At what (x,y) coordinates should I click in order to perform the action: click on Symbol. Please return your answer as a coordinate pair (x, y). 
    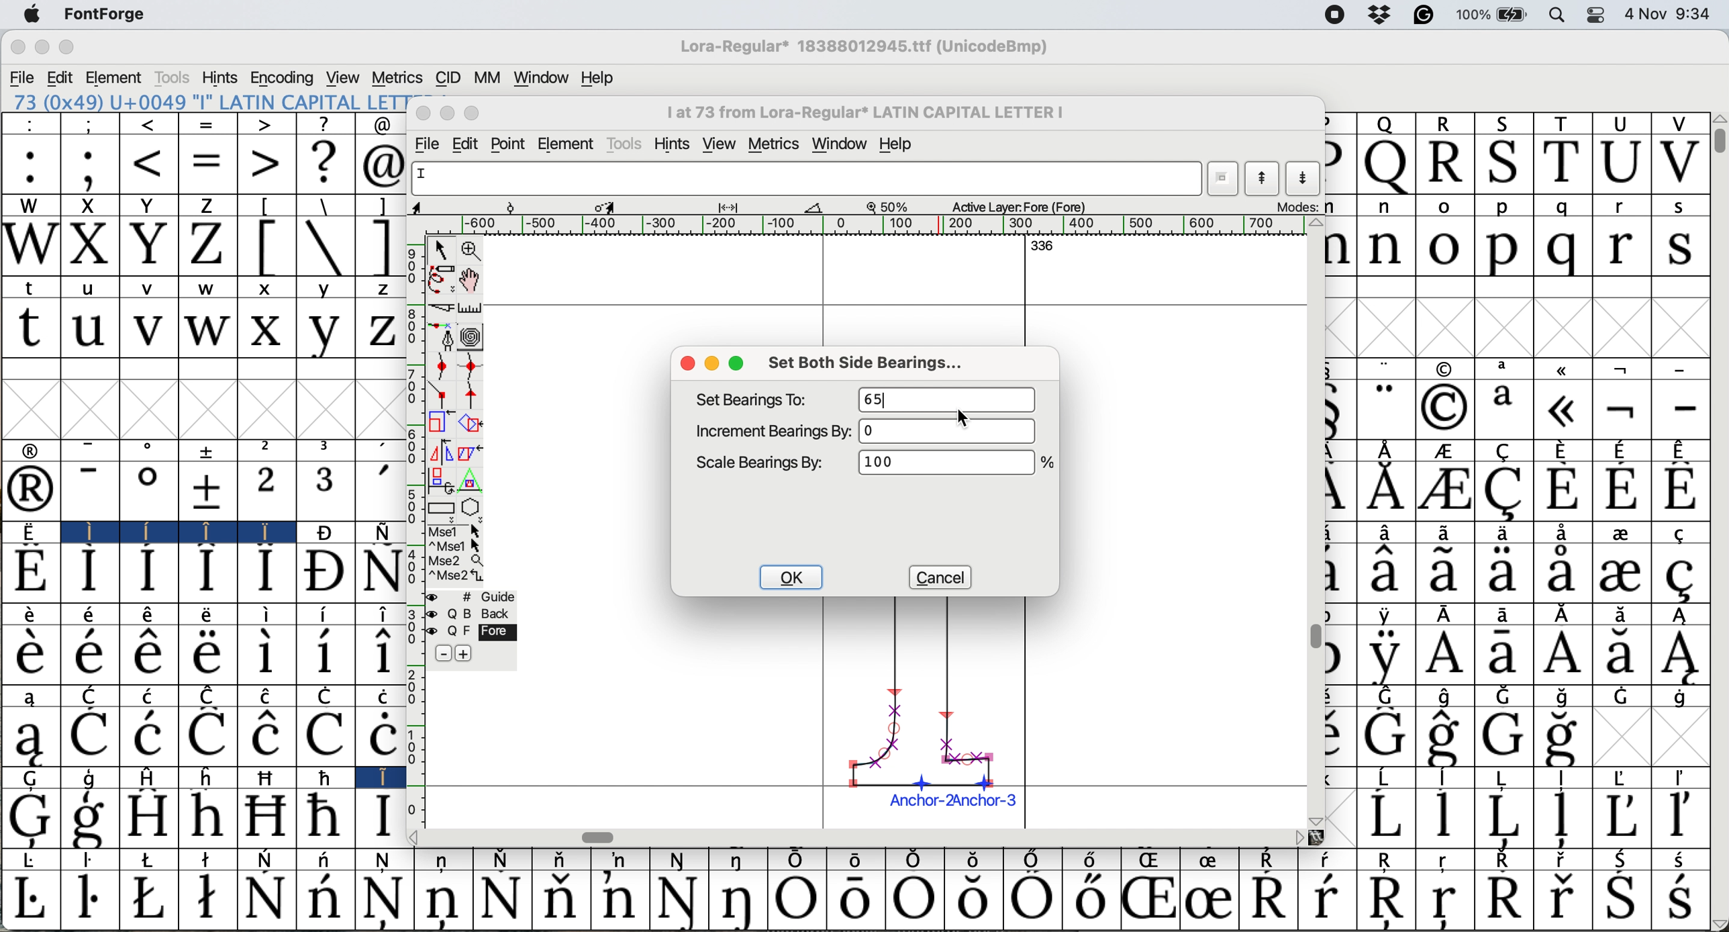
    Looking at the image, I should click on (1450, 737).